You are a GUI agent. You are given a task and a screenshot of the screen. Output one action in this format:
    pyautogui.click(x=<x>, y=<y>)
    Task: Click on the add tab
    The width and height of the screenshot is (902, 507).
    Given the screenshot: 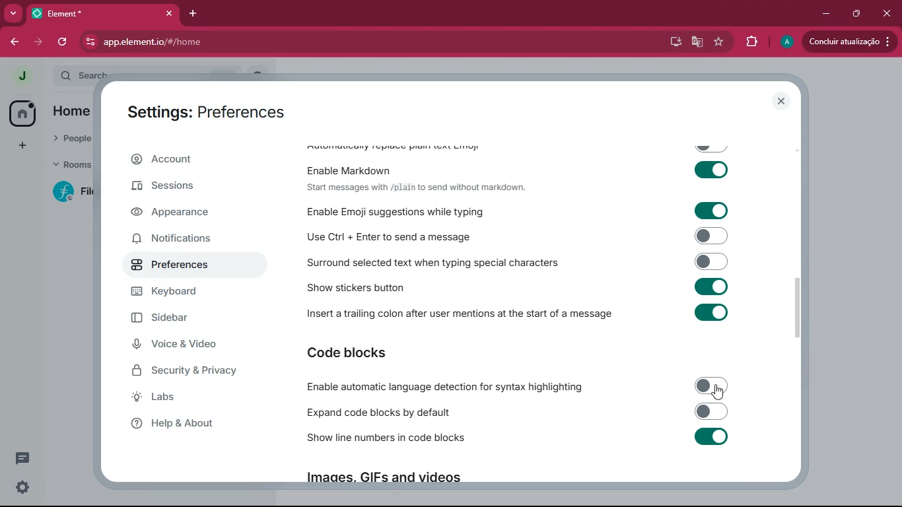 What is the action you would take?
    pyautogui.click(x=192, y=13)
    